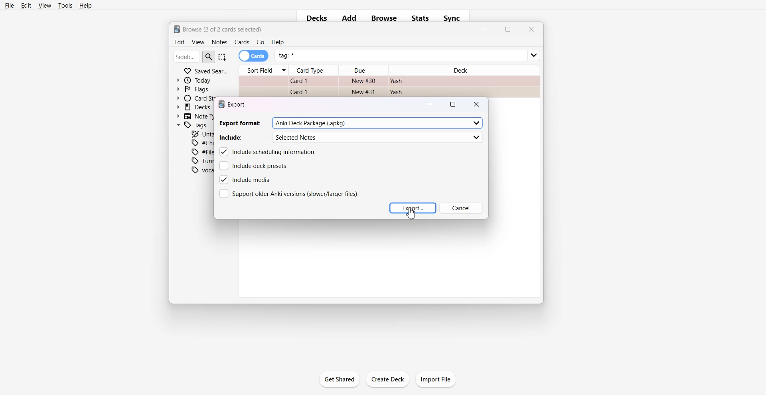  What do you see at coordinates (430, 104) in the screenshot?
I see `Minimize` at bounding box center [430, 104].